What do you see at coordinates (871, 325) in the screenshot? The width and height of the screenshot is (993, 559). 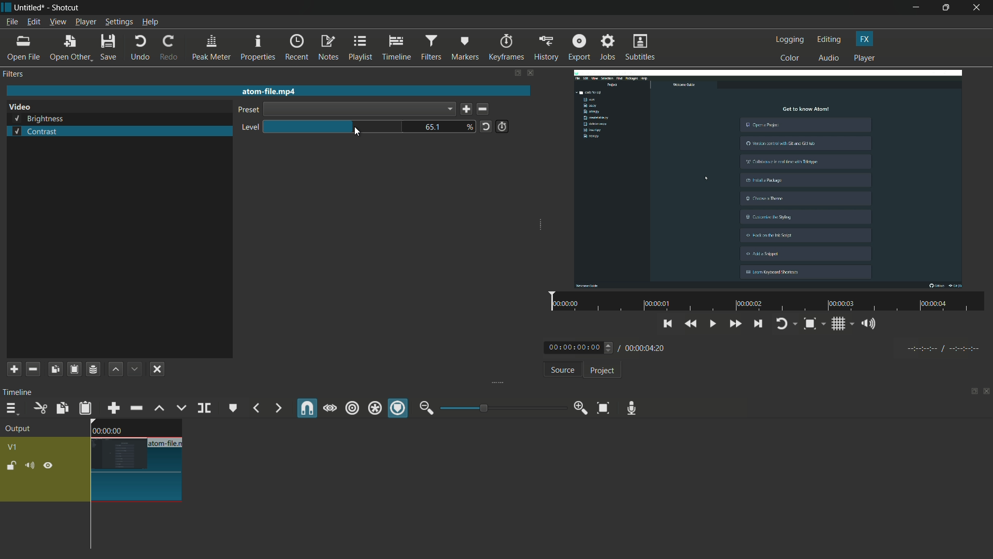 I see `show the volume control` at bounding box center [871, 325].